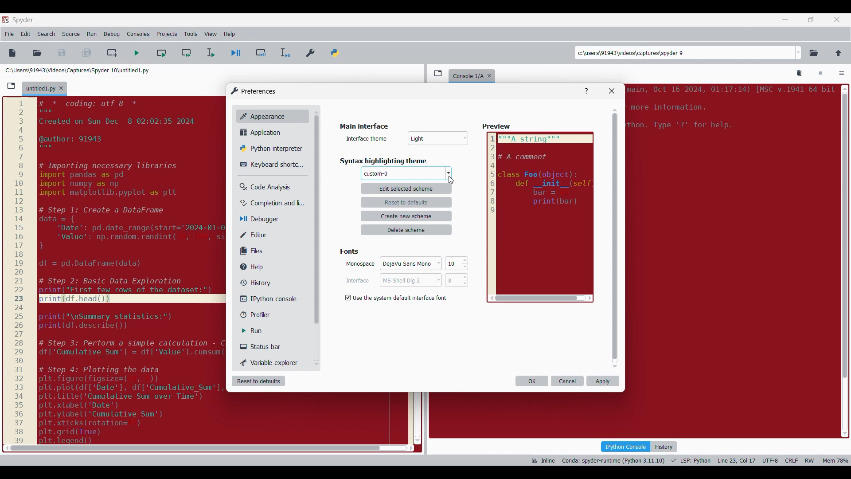 This screenshot has width=851, height=479. What do you see at coordinates (466, 75) in the screenshot?
I see `console` at bounding box center [466, 75].